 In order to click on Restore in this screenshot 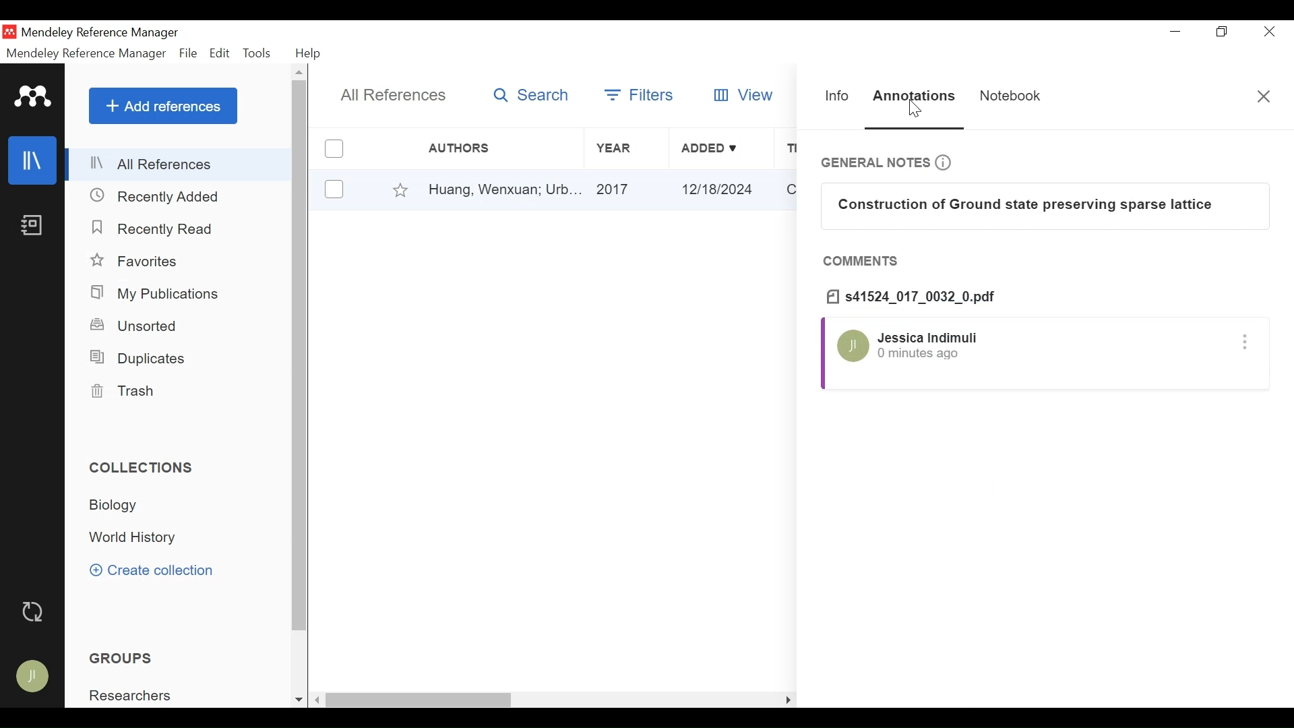, I will do `click(1222, 33)`.